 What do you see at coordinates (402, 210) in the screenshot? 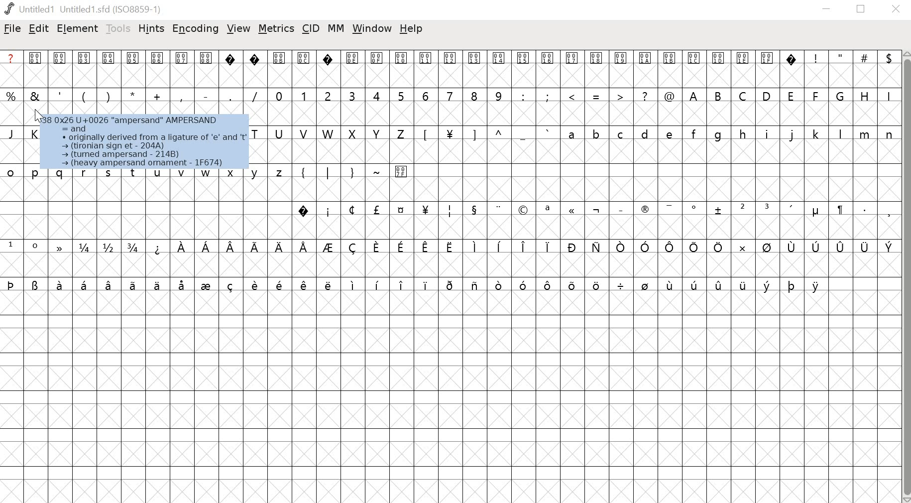
I see `symbol` at bounding box center [402, 210].